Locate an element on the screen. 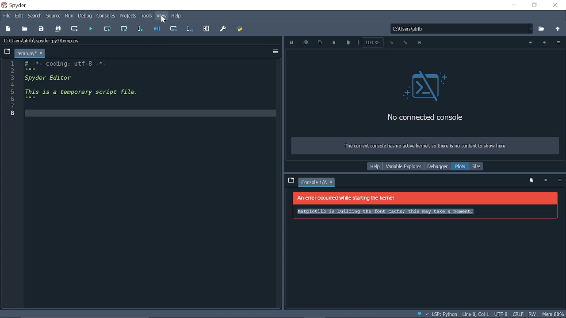 This screenshot has height=318, width=566. Cursor position is located at coordinates (475, 314).